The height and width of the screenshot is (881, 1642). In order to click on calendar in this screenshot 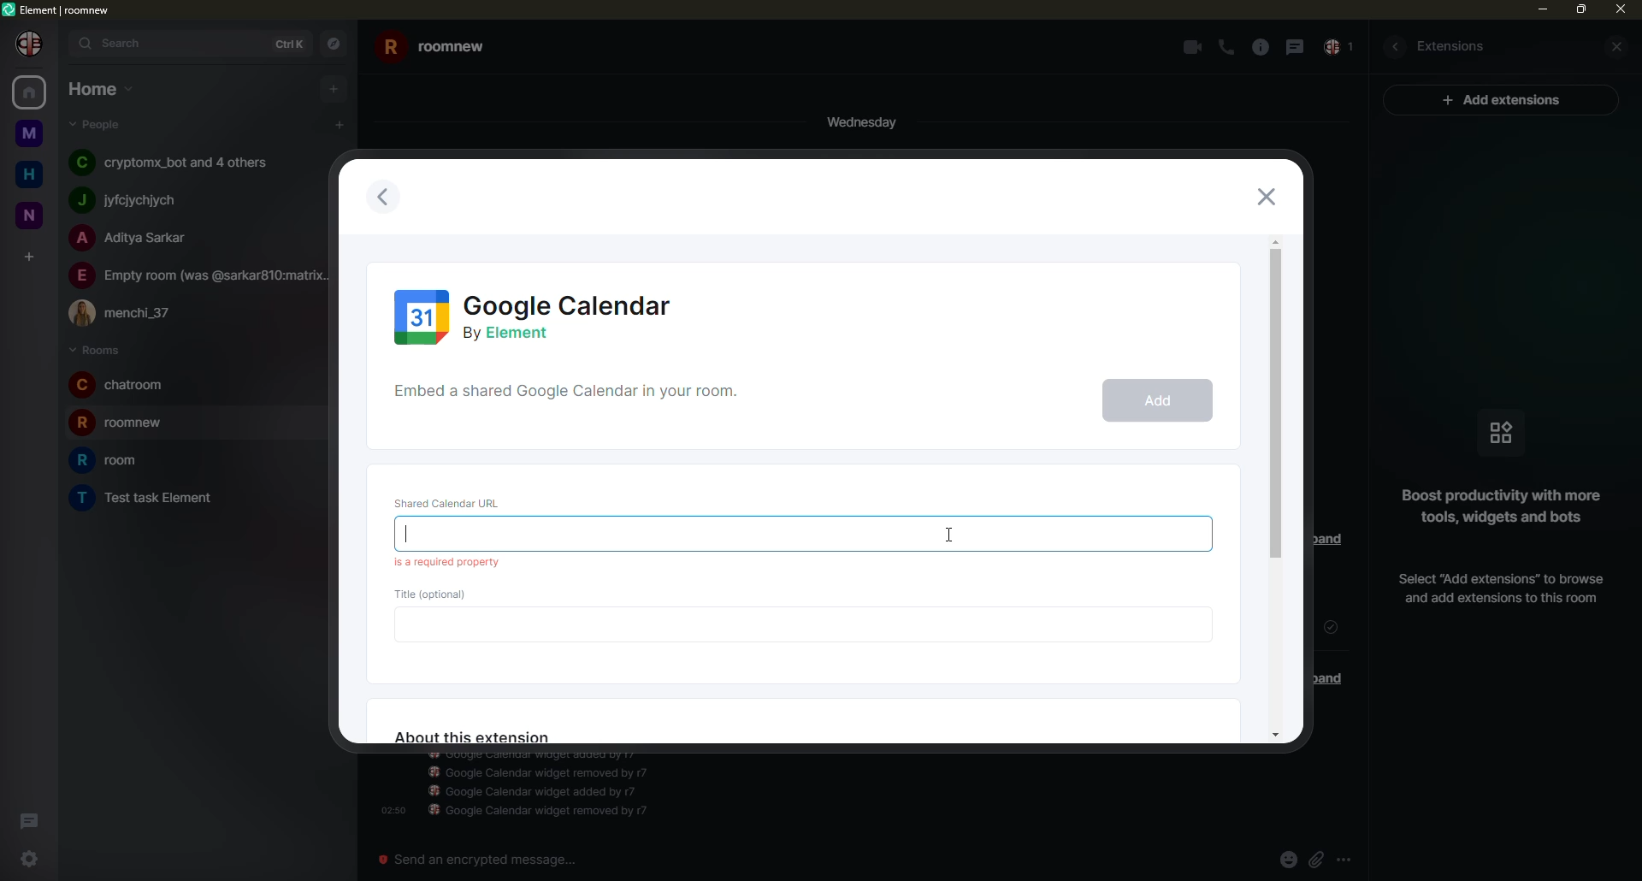, I will do `click(537, 314)`.